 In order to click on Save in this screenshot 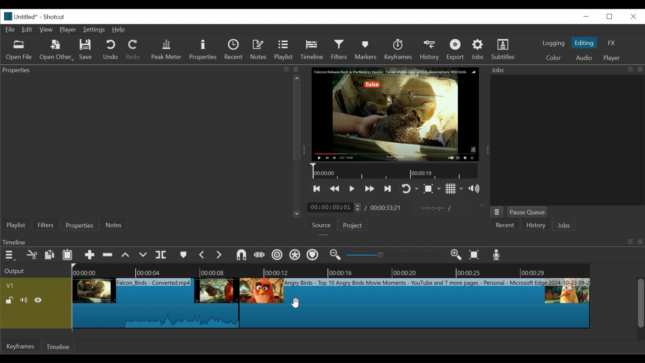, I will do `click(87, 50)`.